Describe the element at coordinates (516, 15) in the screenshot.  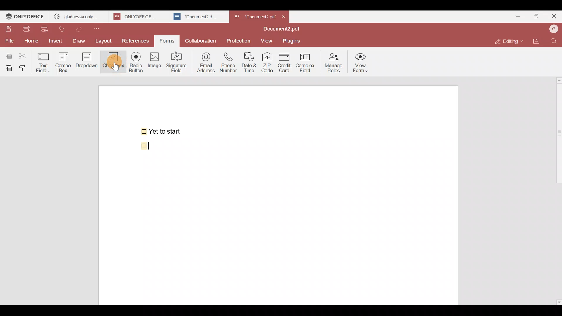
I see `Minimize` at that location.